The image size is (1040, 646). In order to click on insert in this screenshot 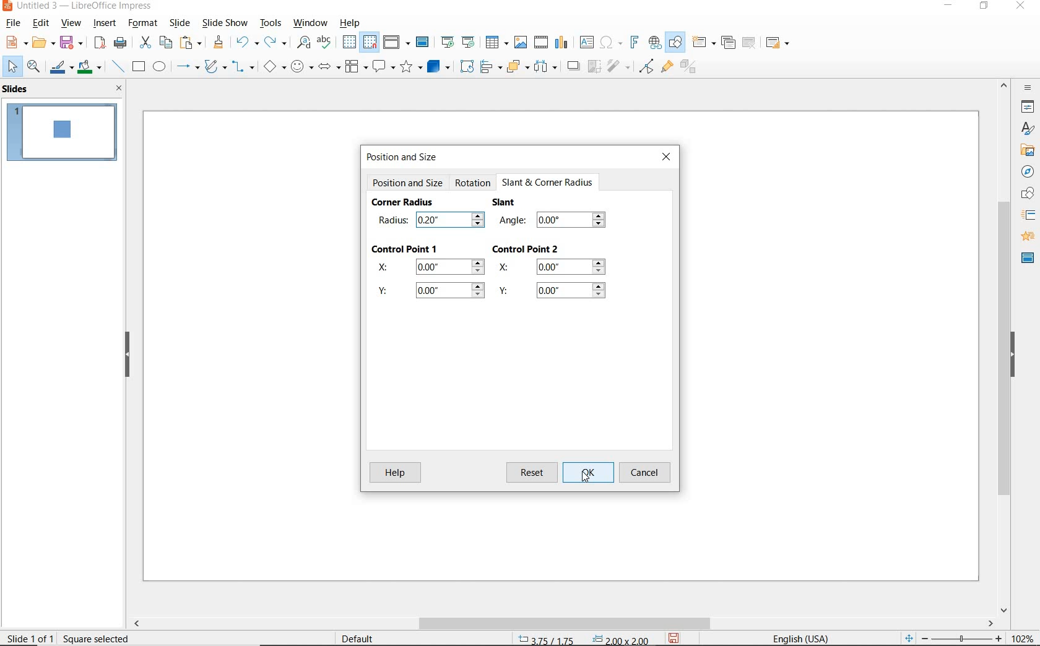, I will do `click(106, 24)`.